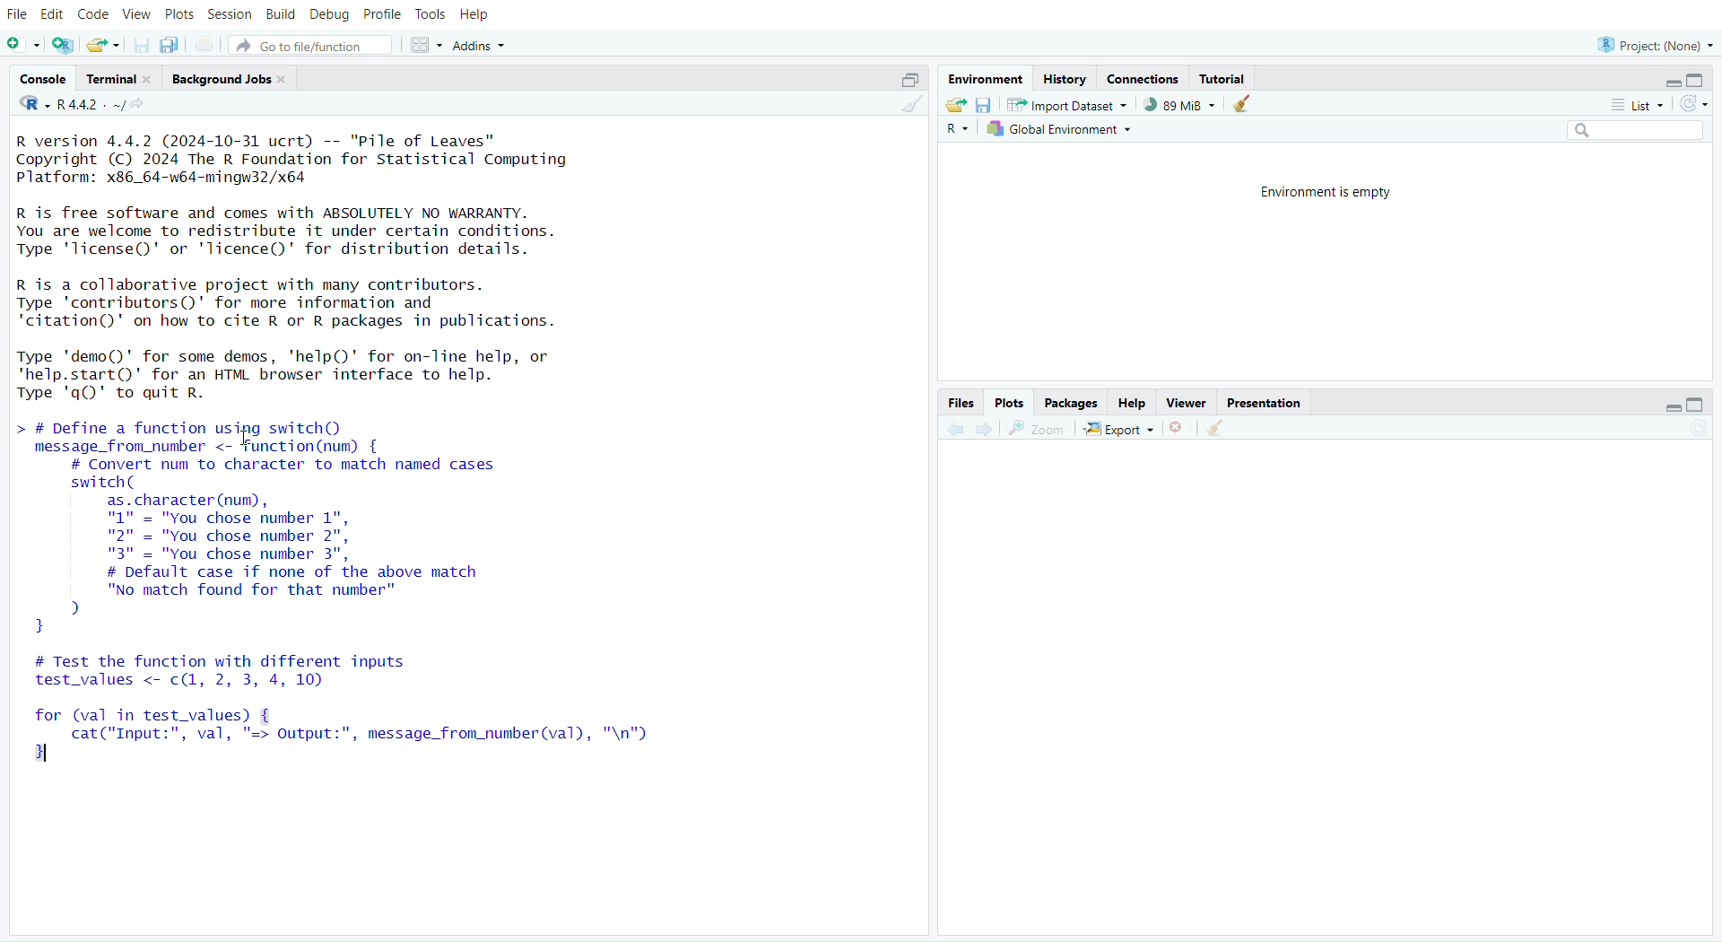  I want to click on Go forward to the next source location (Ctrl + F10), so click(985, 426).